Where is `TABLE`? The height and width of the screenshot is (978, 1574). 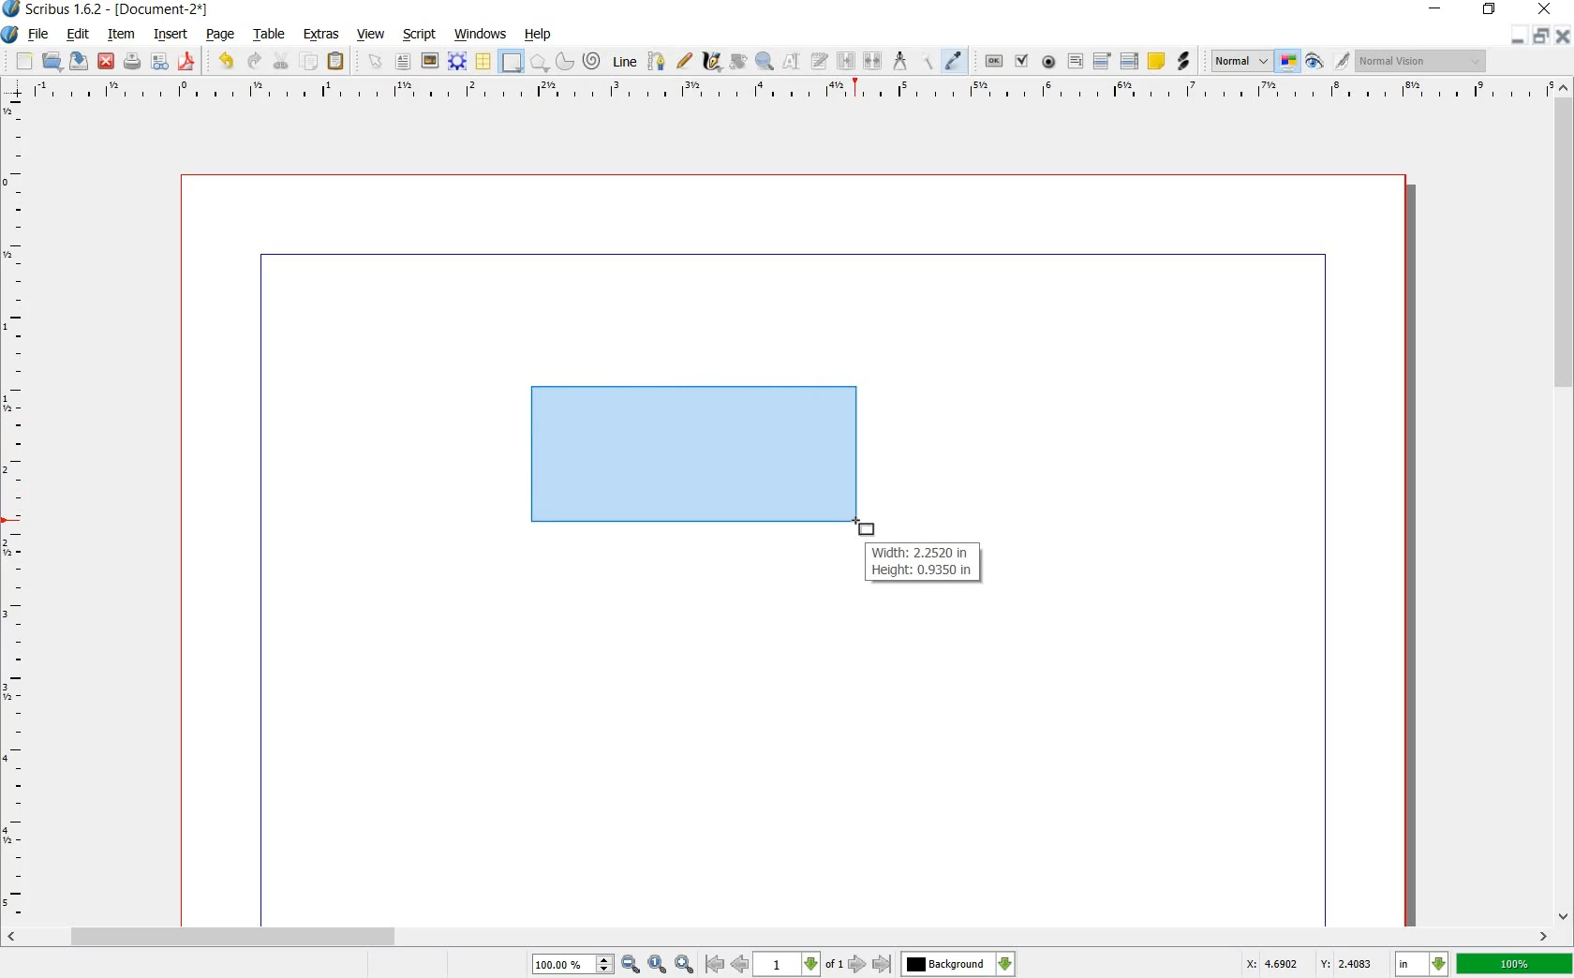
TABLE is located at coordinates (484, 62).